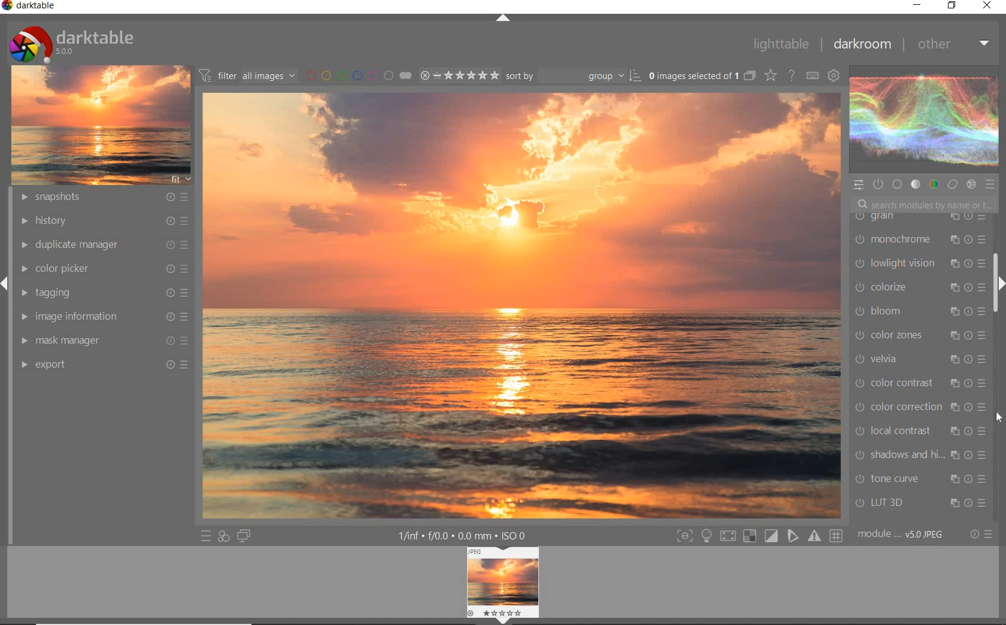  What do you see at coordinates (865, 45) in the screenshot?
I see `darkroom` at bounding box center [865, 45].